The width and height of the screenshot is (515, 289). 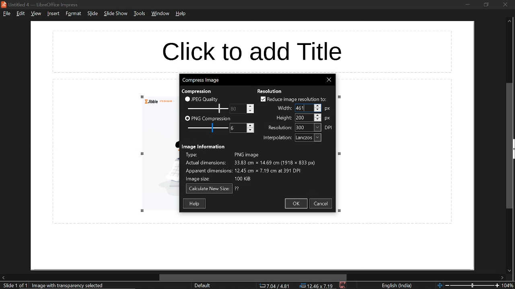 I want to click on view, so click(x=35, y=14).